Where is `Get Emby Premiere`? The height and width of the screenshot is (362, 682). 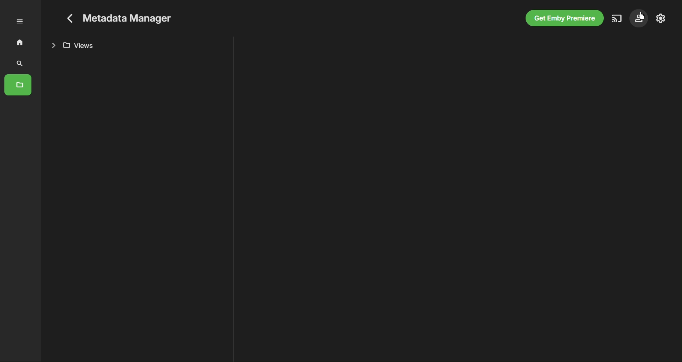
Get Emby Premiere is located at coordinates (563, 18).